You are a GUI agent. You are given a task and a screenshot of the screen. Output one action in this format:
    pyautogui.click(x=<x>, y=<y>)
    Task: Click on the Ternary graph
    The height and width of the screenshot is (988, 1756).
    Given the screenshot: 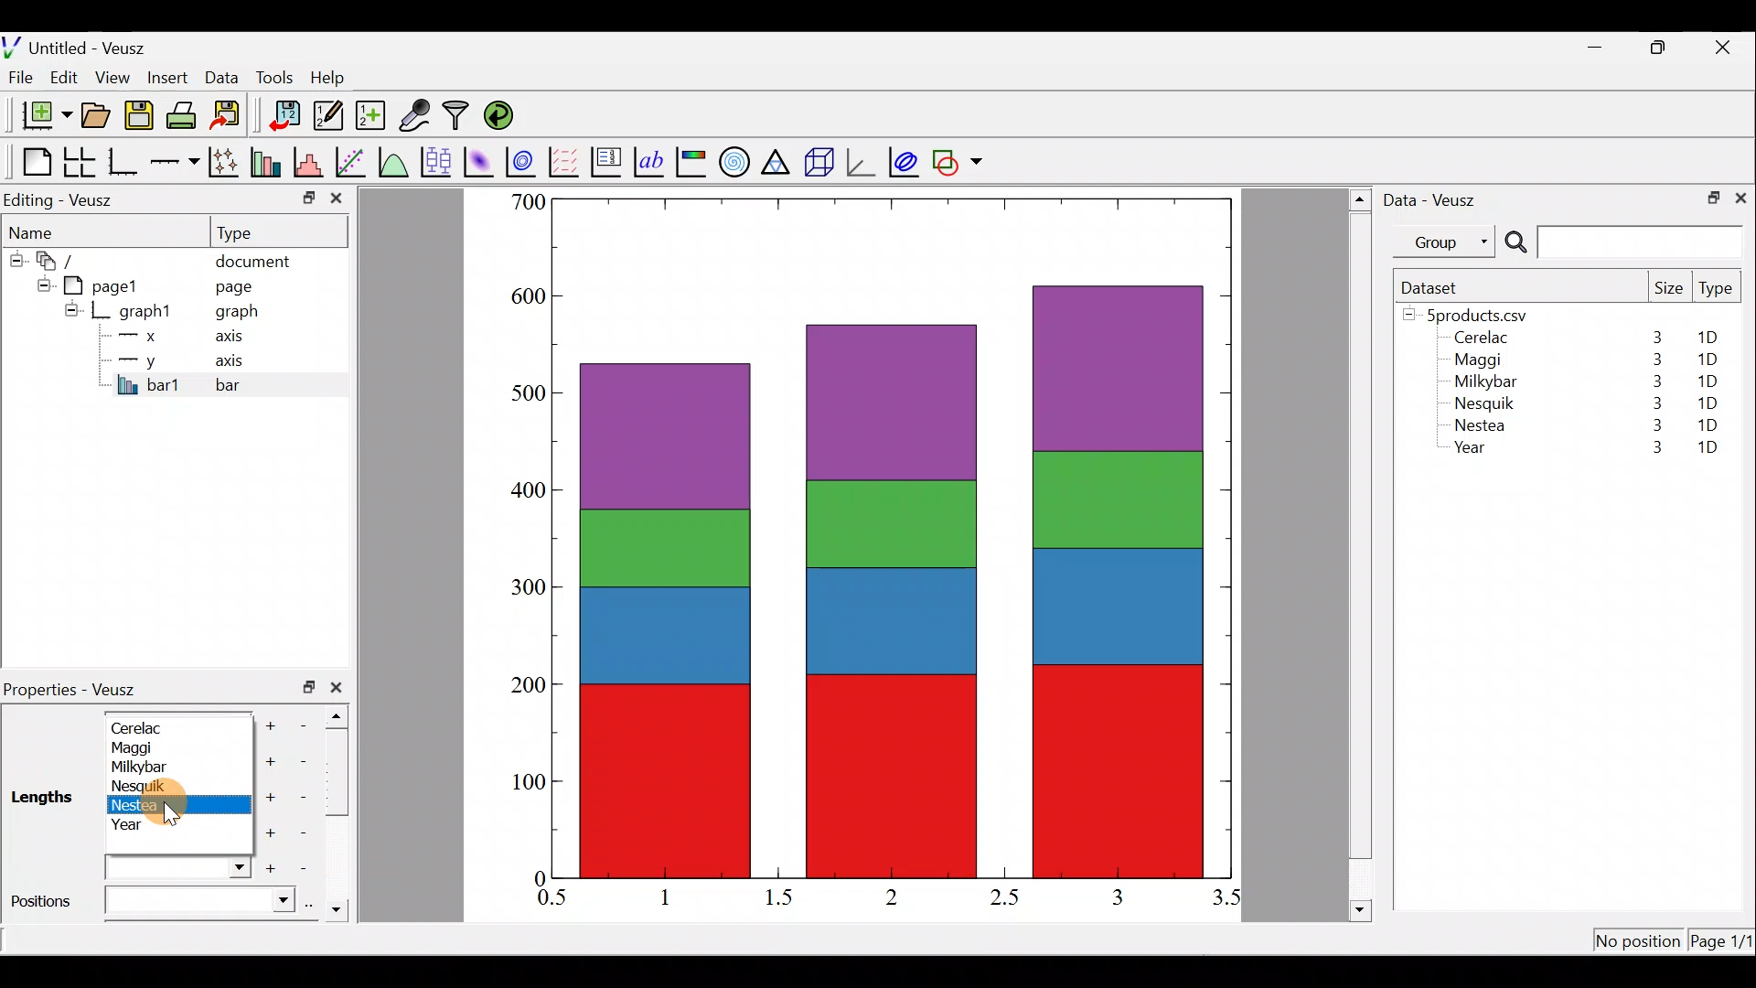 What is the action you would take?
    pyautogui.click(x=777, y=159)
    